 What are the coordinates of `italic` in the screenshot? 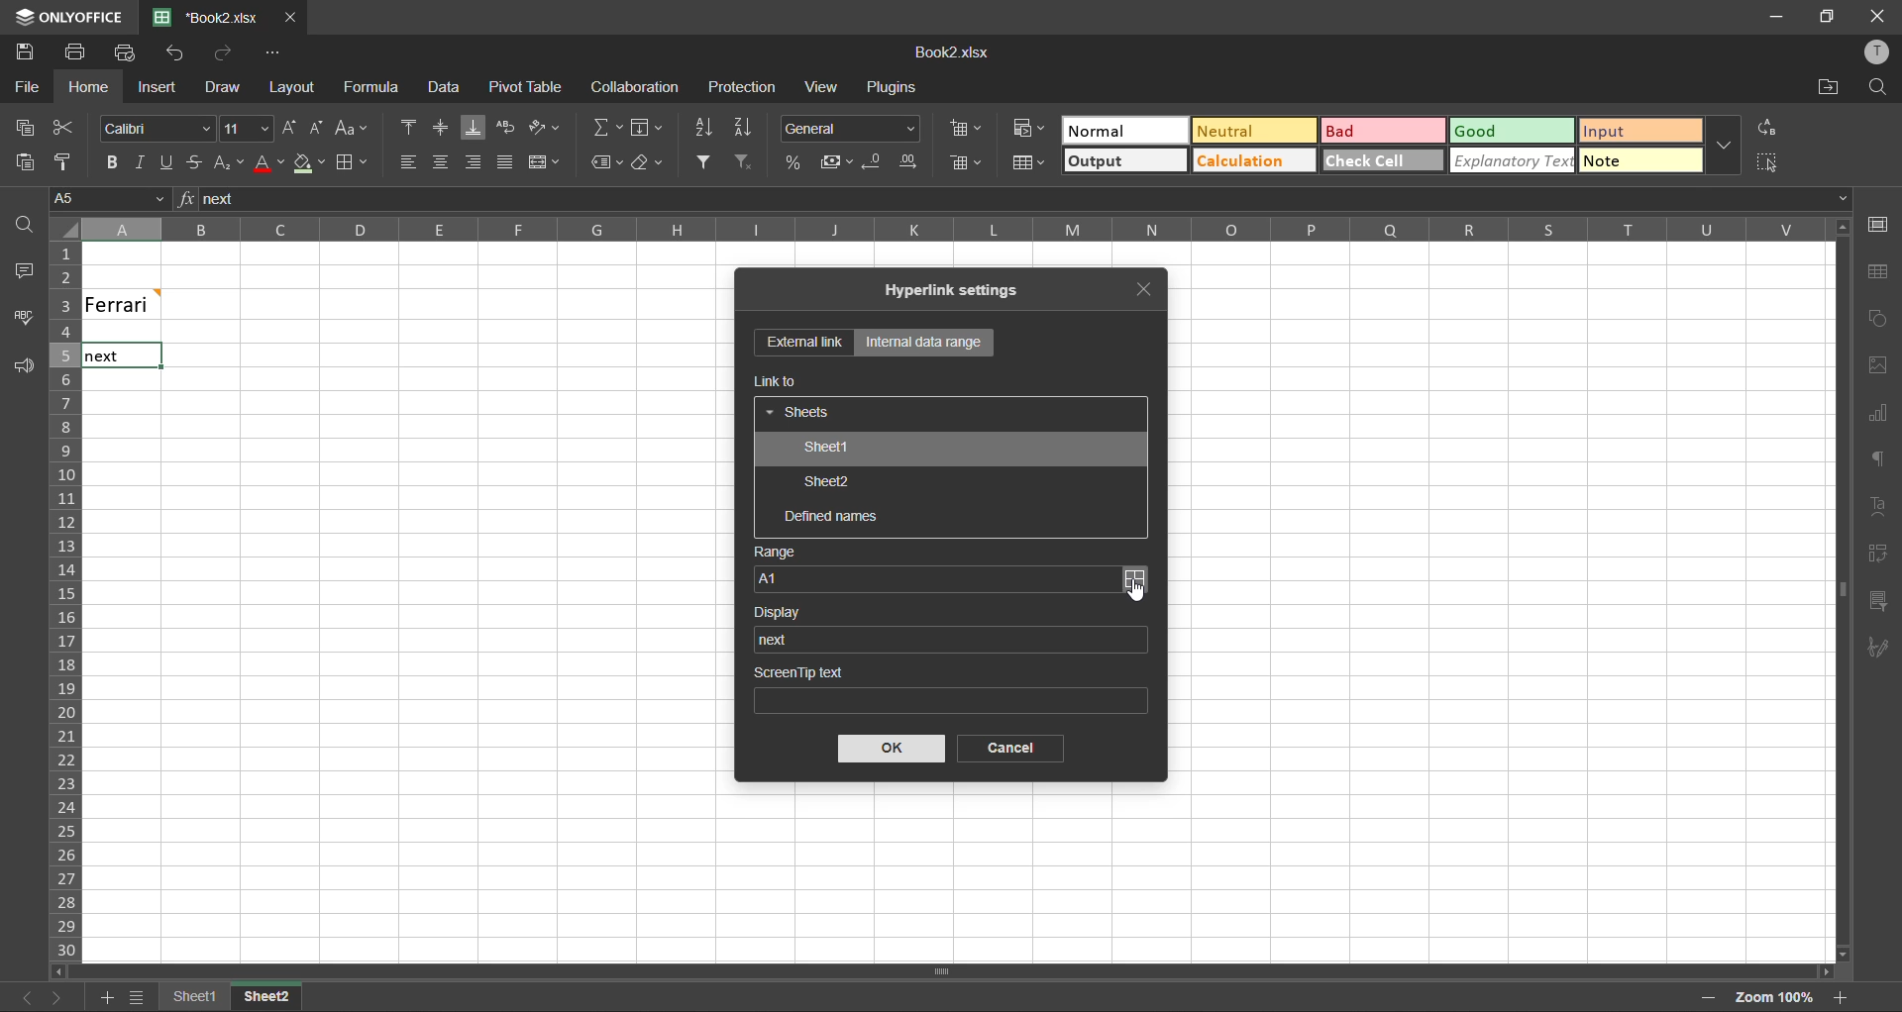 It's located at (137, 163).